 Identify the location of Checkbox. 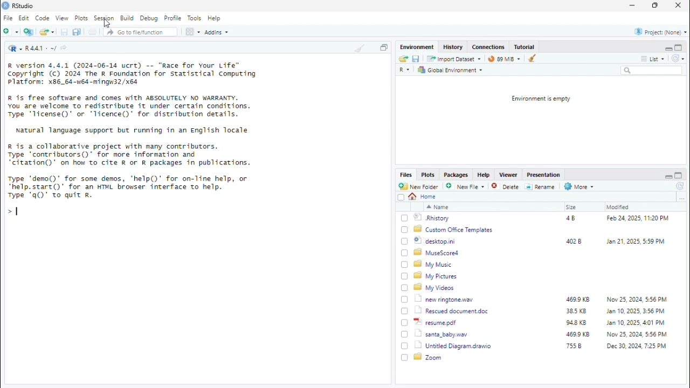
(401, 197).